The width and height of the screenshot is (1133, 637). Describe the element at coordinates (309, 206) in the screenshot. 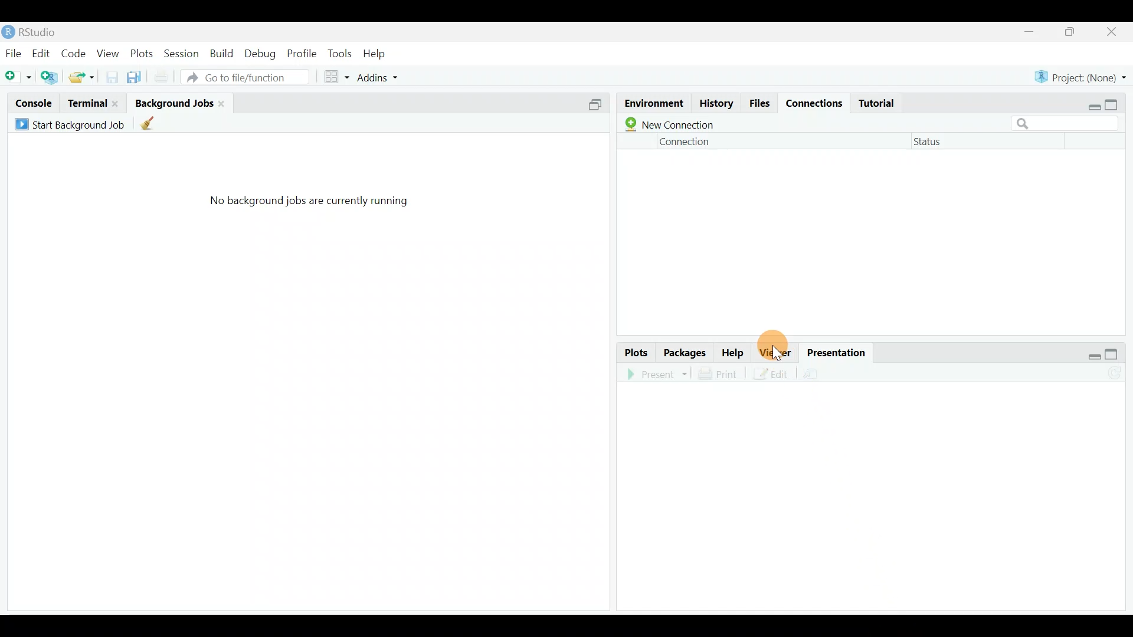

I see `No background jobs are currently running` at that location.